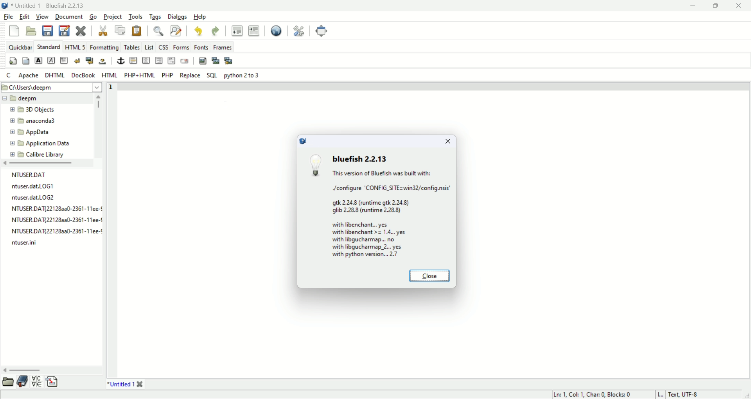  Describe the element at coordinates (719, 6) in the screenshot. I see `maximize` at that location.